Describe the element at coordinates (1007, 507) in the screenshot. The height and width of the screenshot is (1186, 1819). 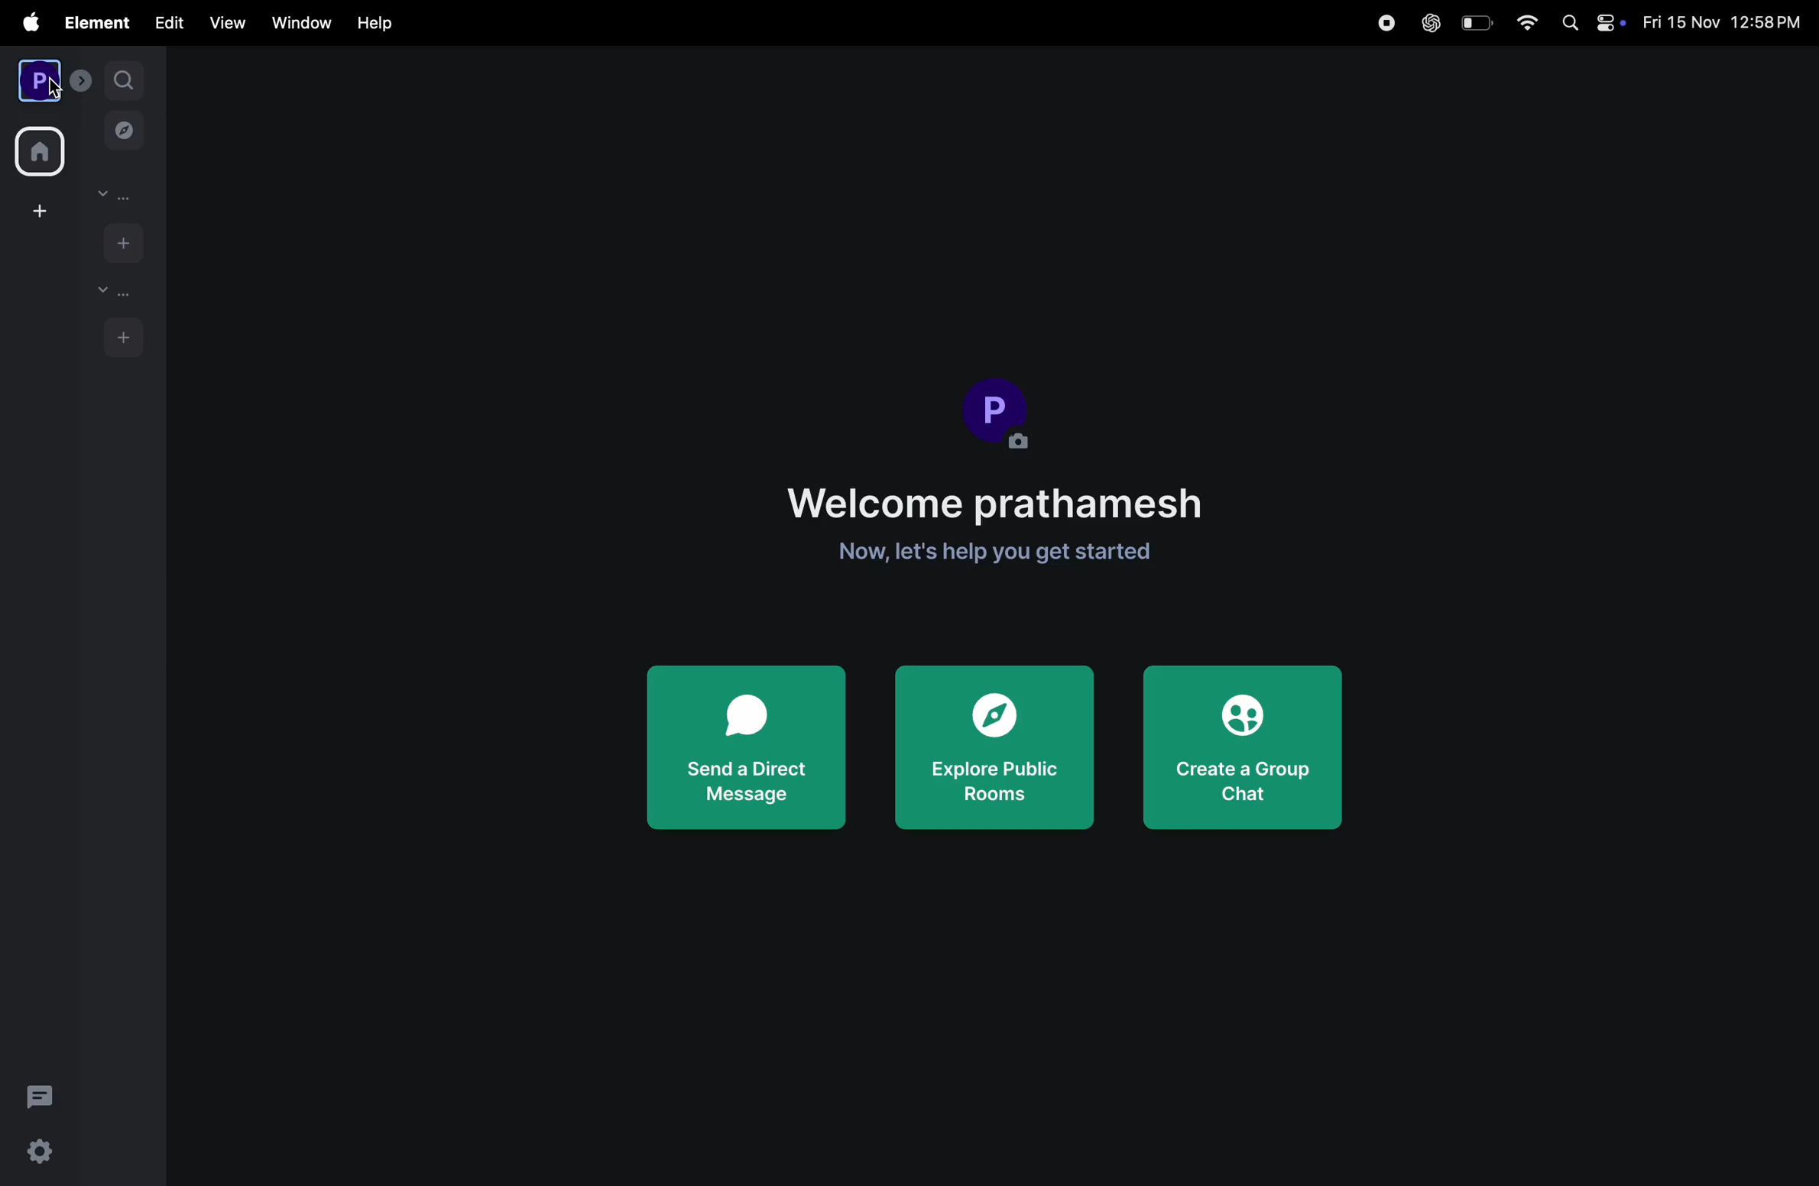
I see `Welcome note` at that location.